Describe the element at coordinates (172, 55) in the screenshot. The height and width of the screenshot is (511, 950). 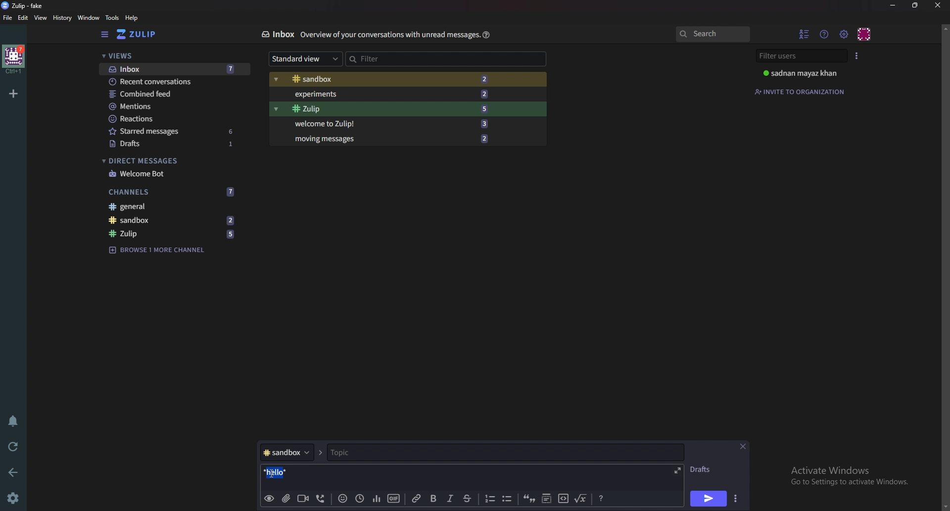
I see `views` at that location.